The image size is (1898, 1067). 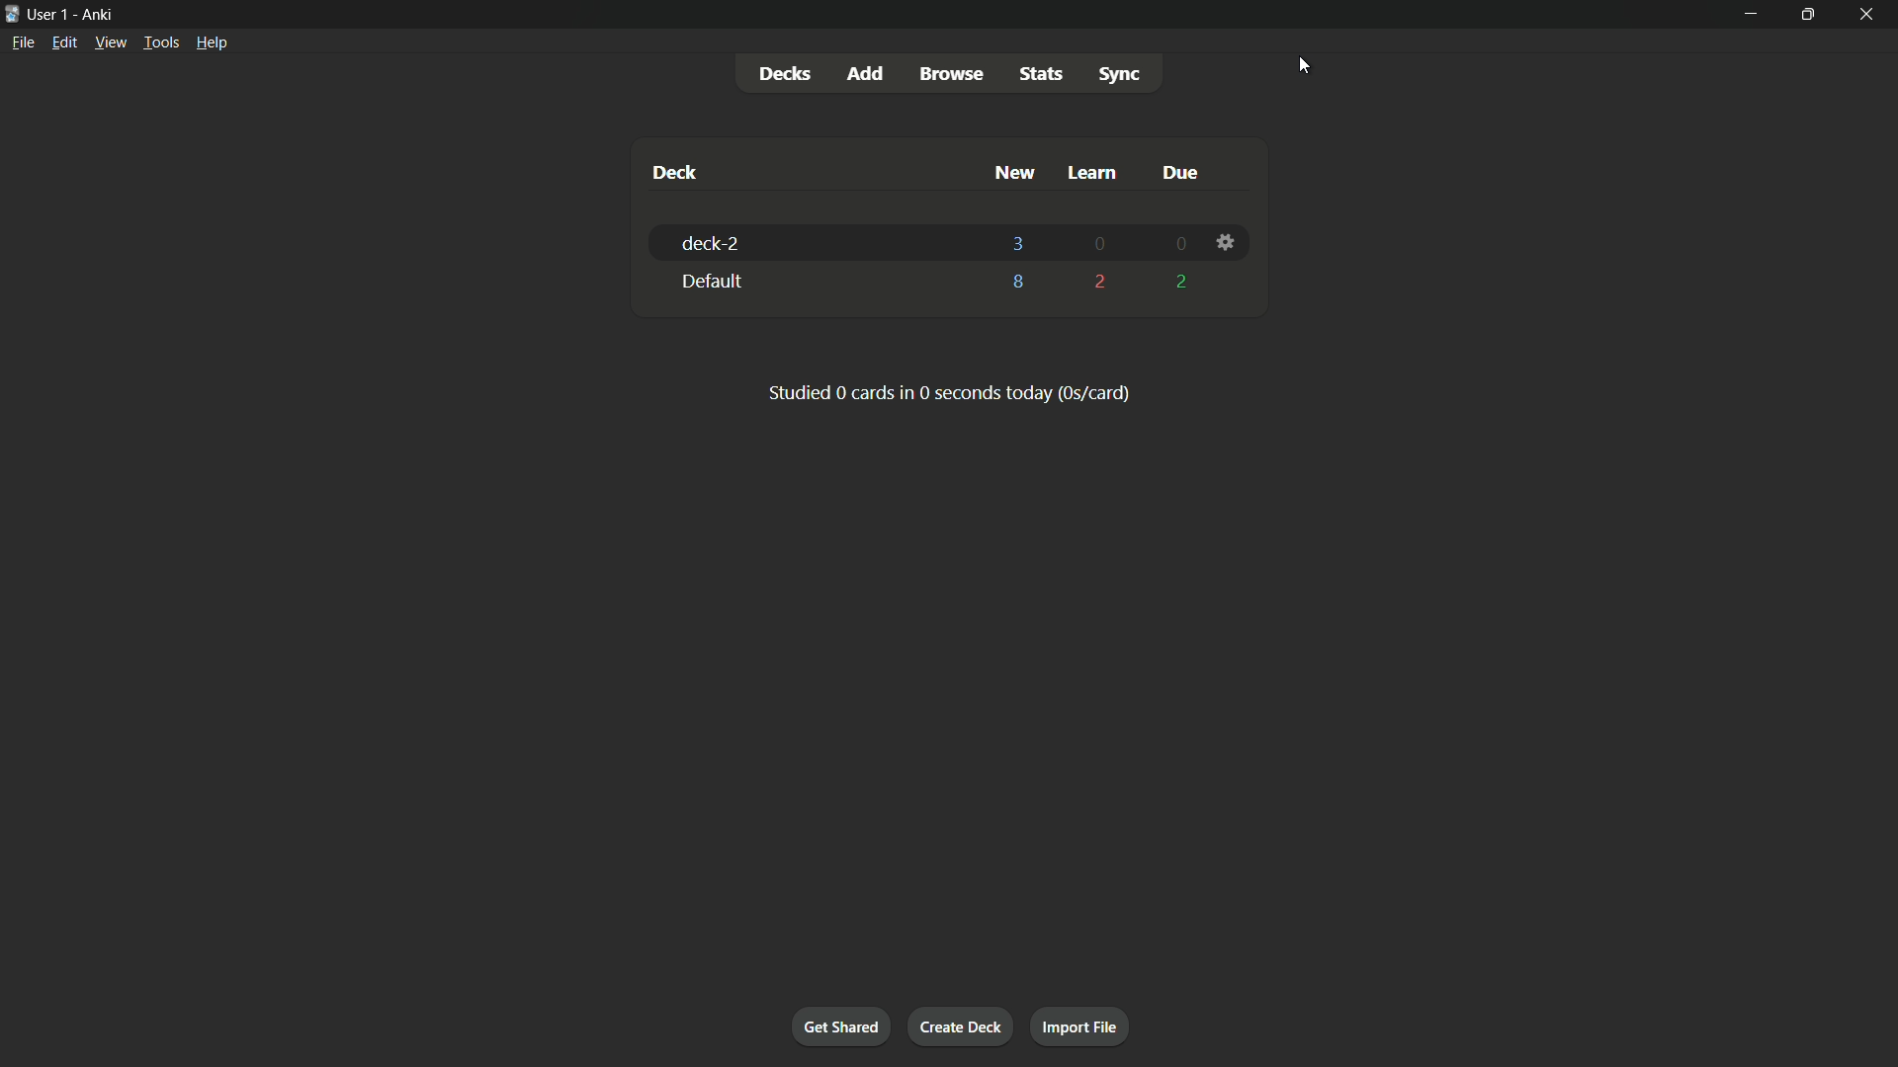 I want to click on browse, so click(x=952, y=73).